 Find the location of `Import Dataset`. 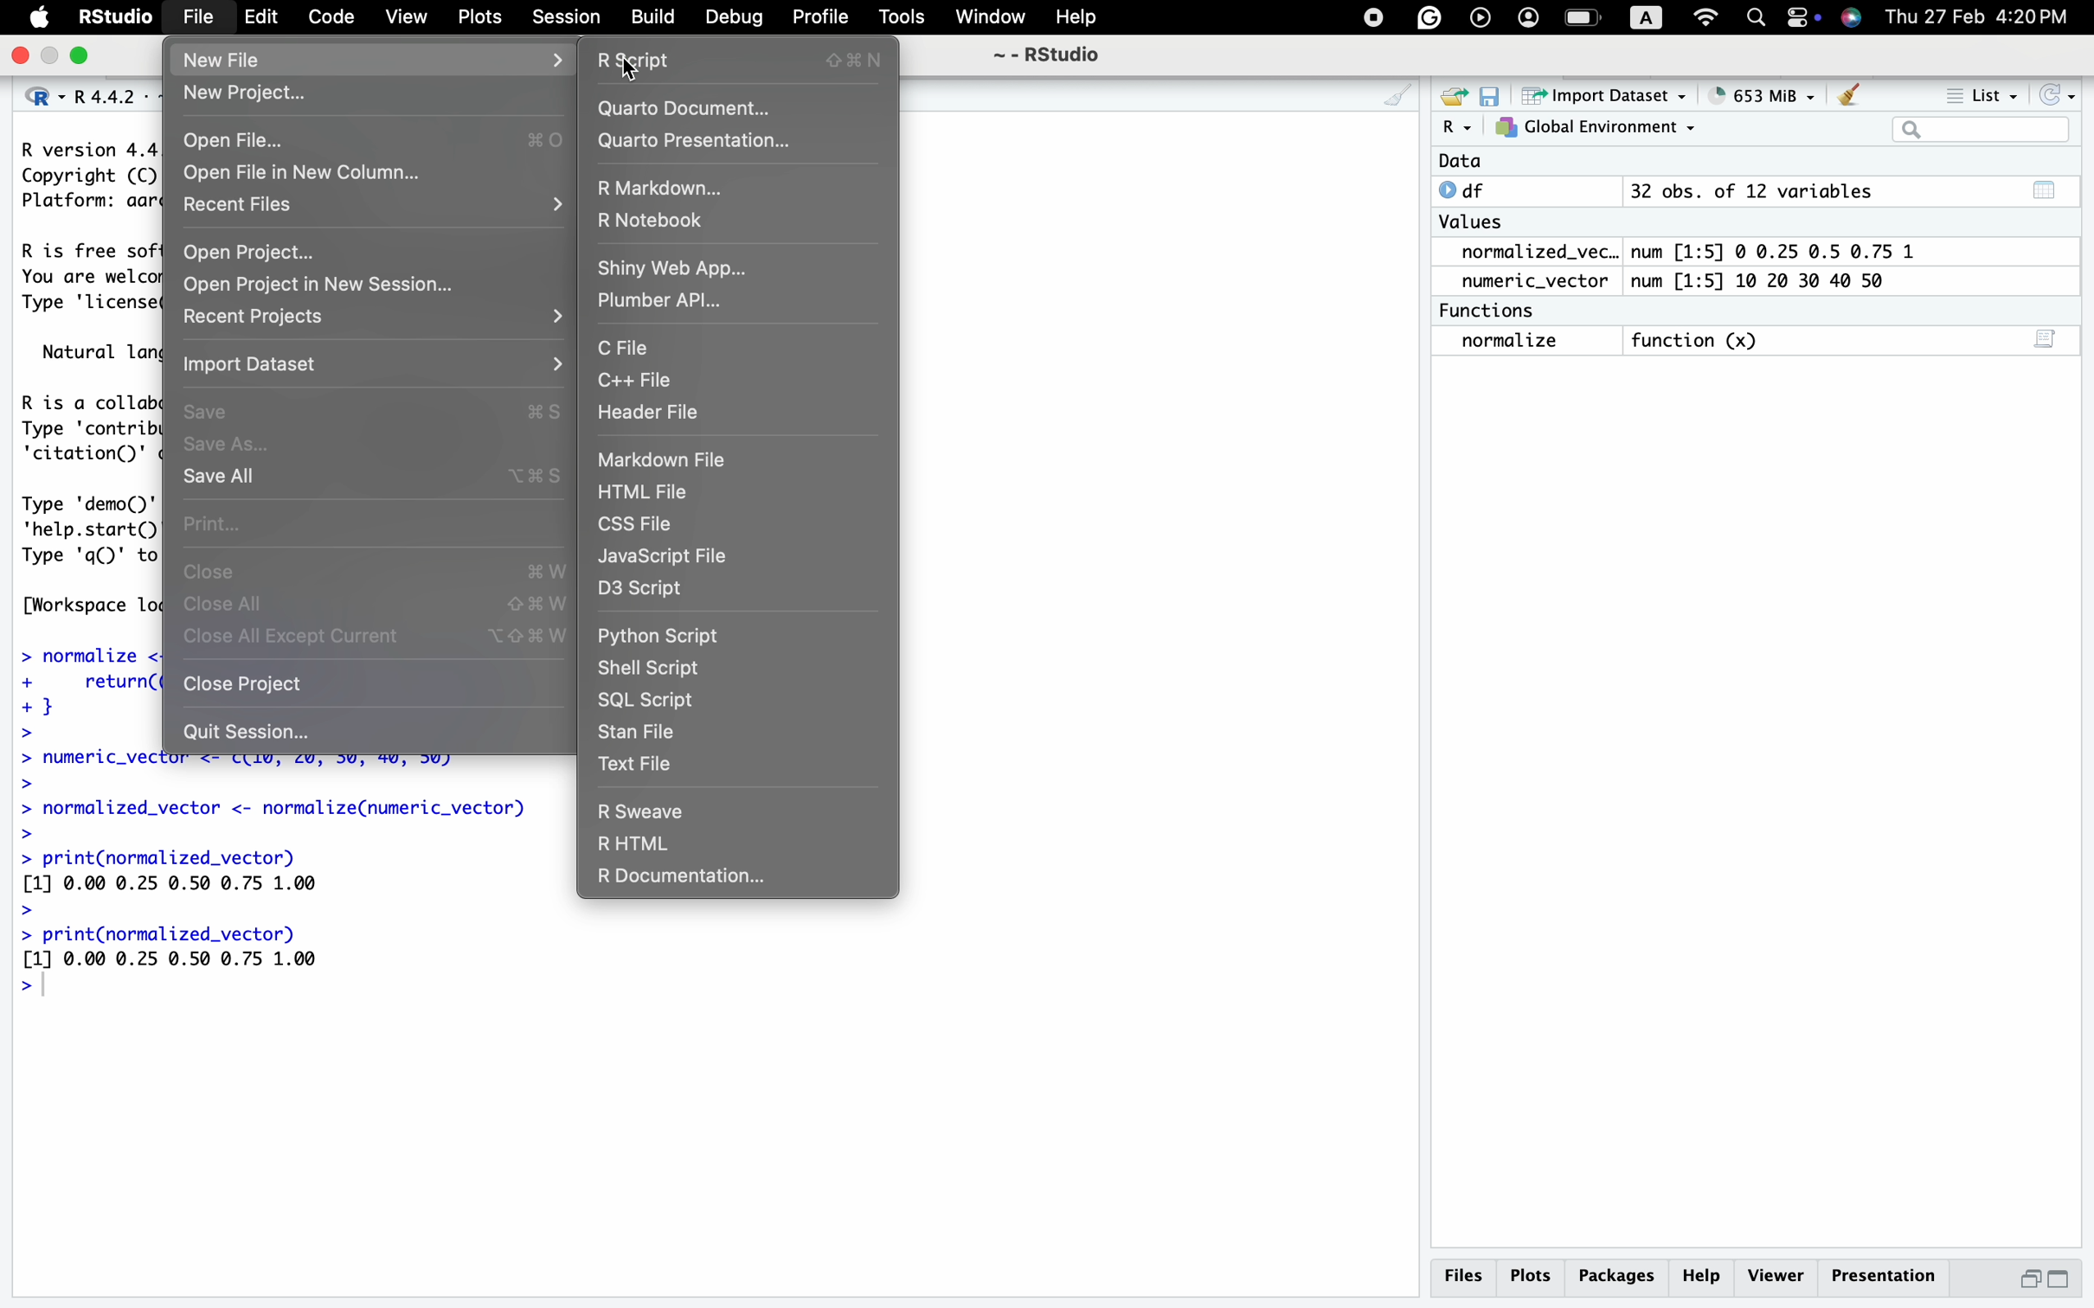

Import Dataset is located at coordinates (261, 369).